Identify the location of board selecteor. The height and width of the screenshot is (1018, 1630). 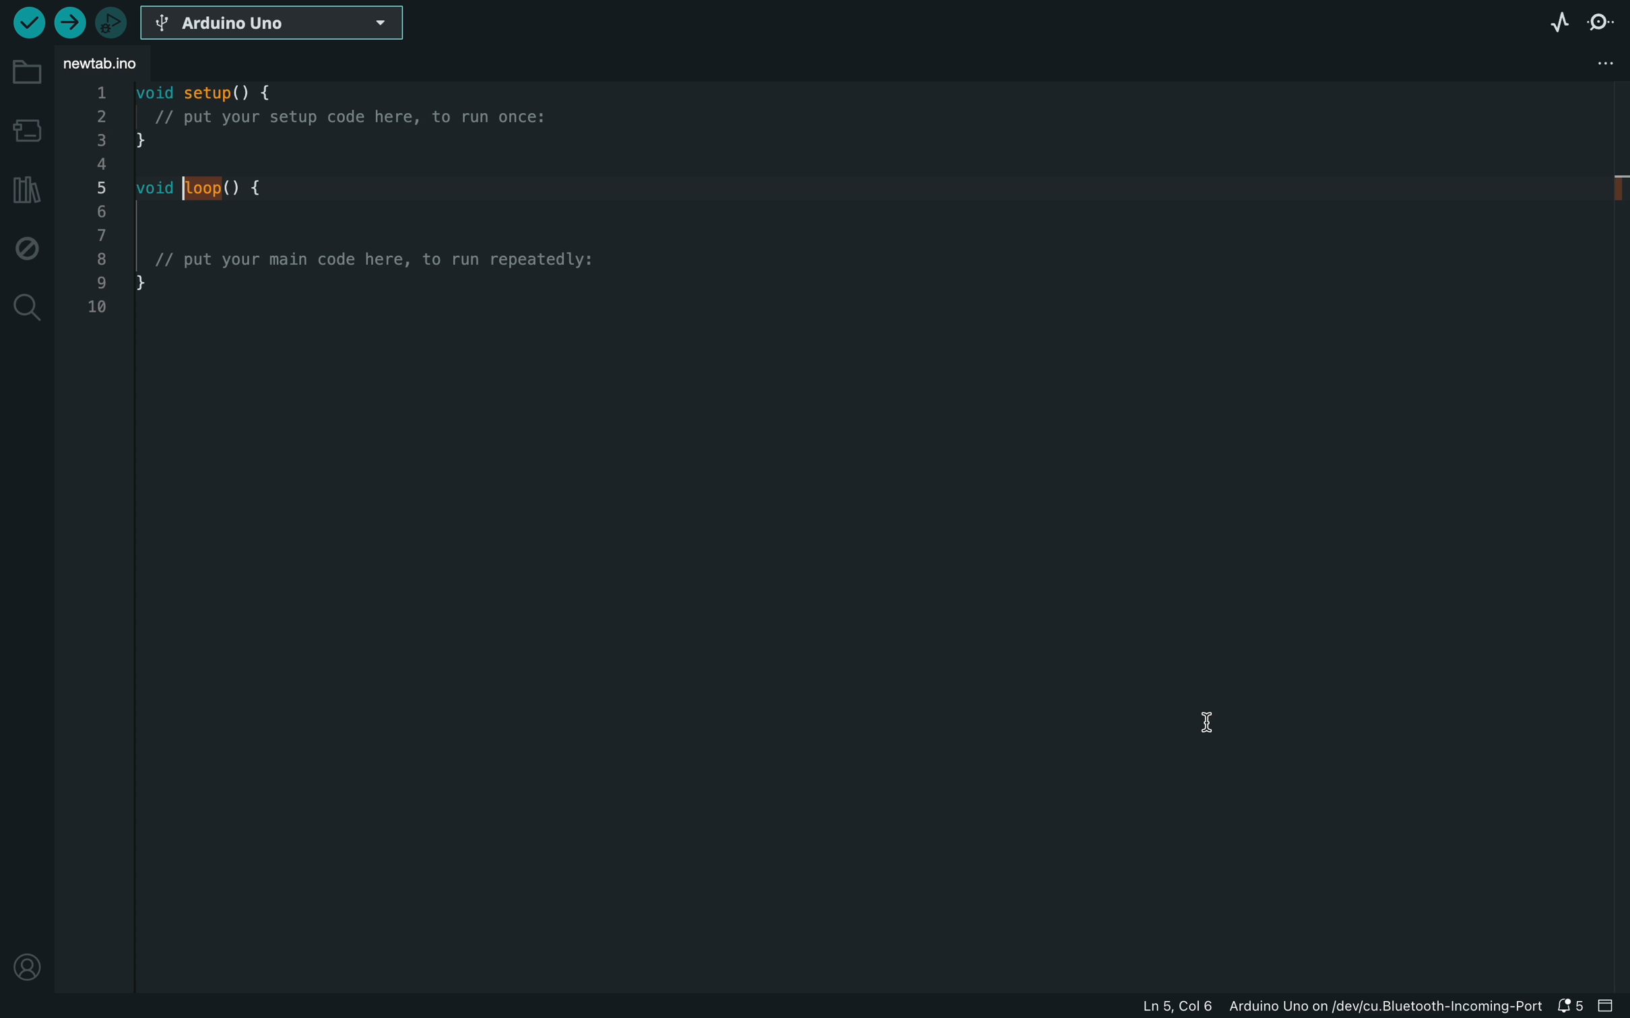
(273, 24).